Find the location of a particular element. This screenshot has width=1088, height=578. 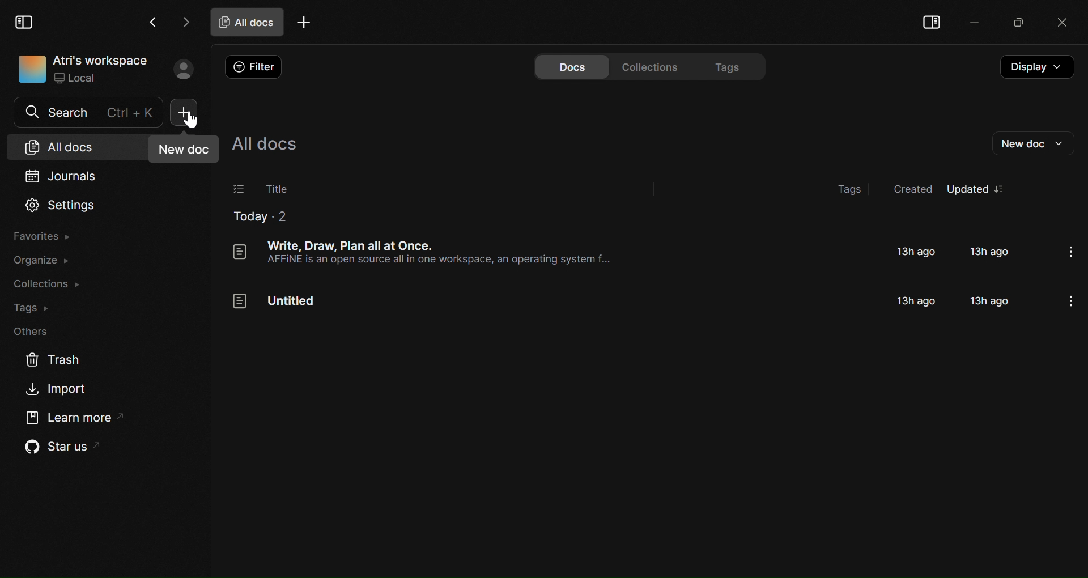

Document titled "Write, Draw, Plan all at once" is located at coordinates (350, 245).